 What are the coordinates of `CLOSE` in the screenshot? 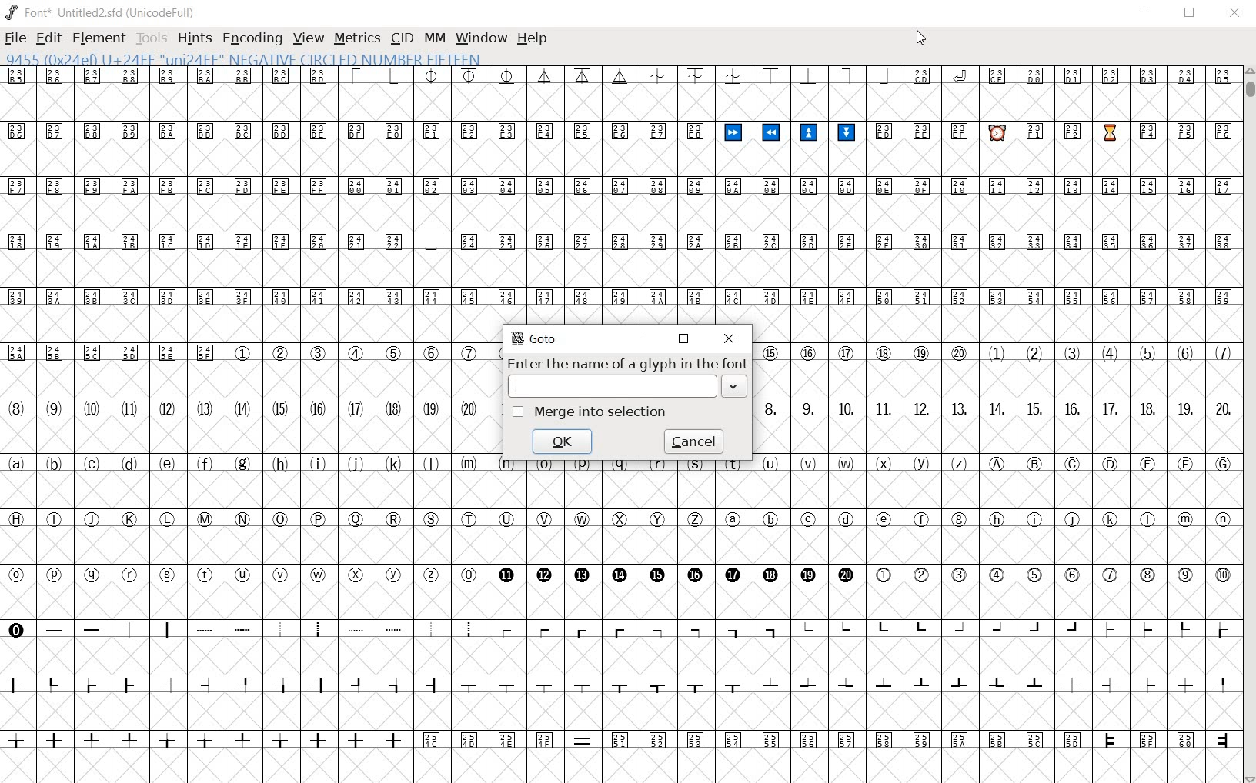 It's located at (1237, 13).